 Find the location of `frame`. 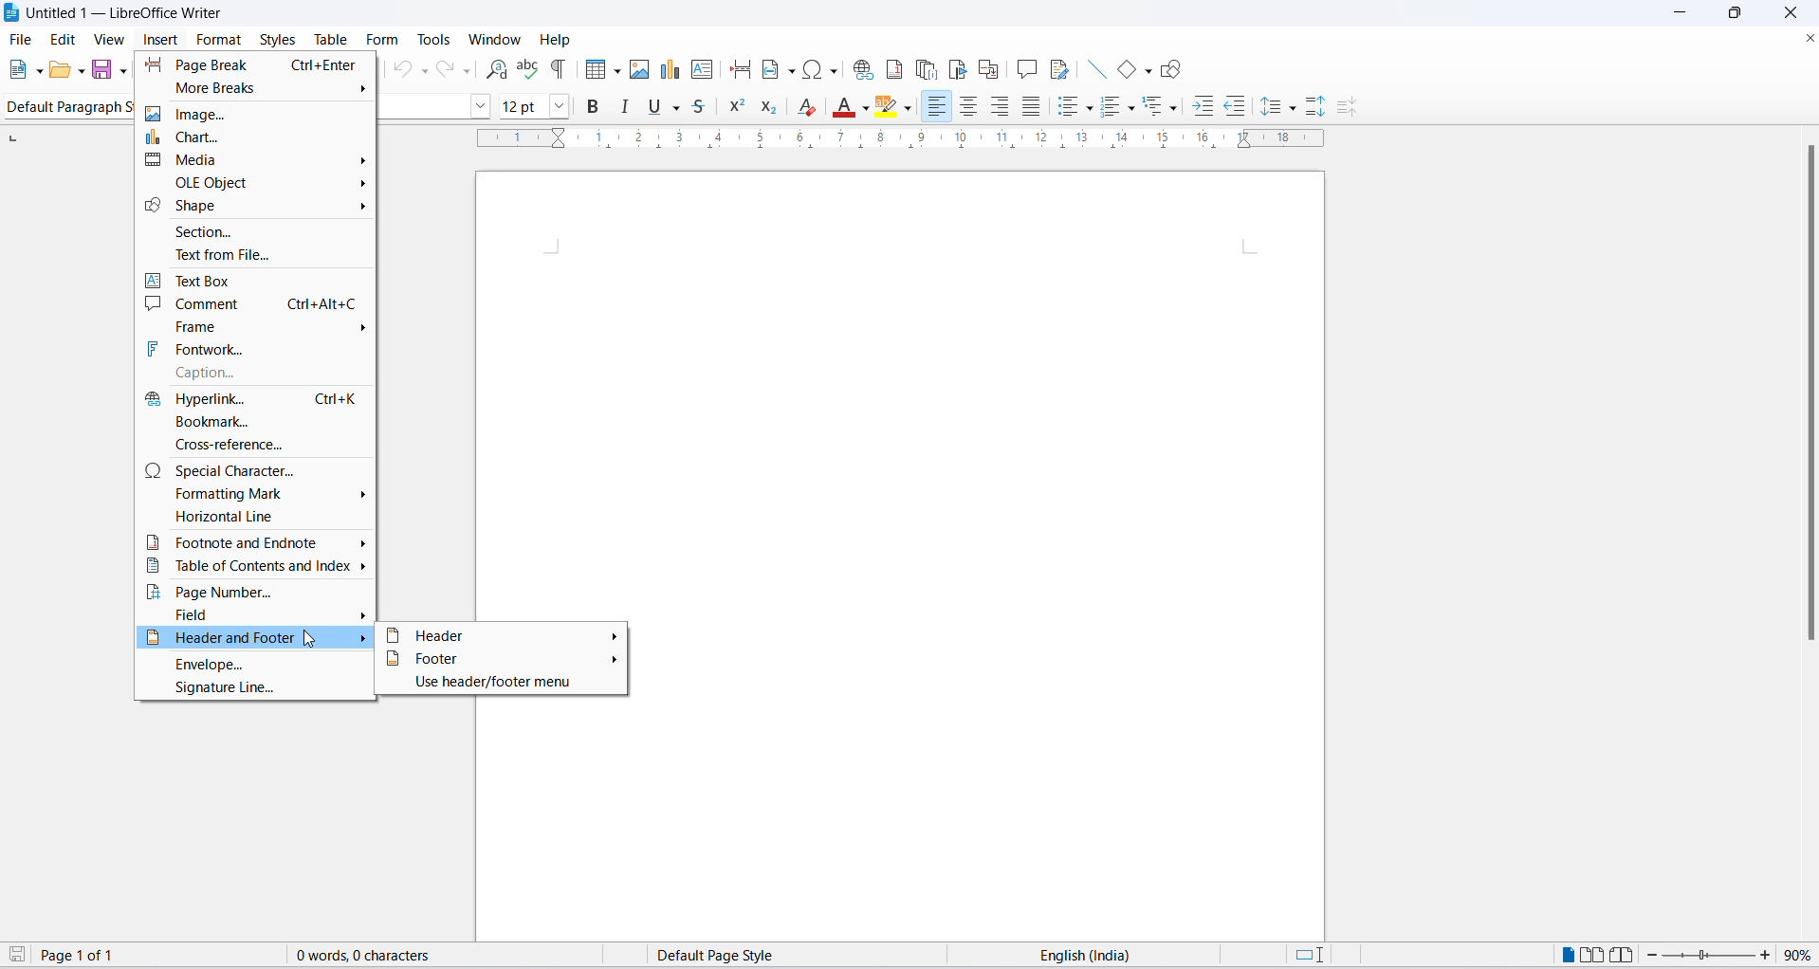

frame is located at coordinates (259, 325).